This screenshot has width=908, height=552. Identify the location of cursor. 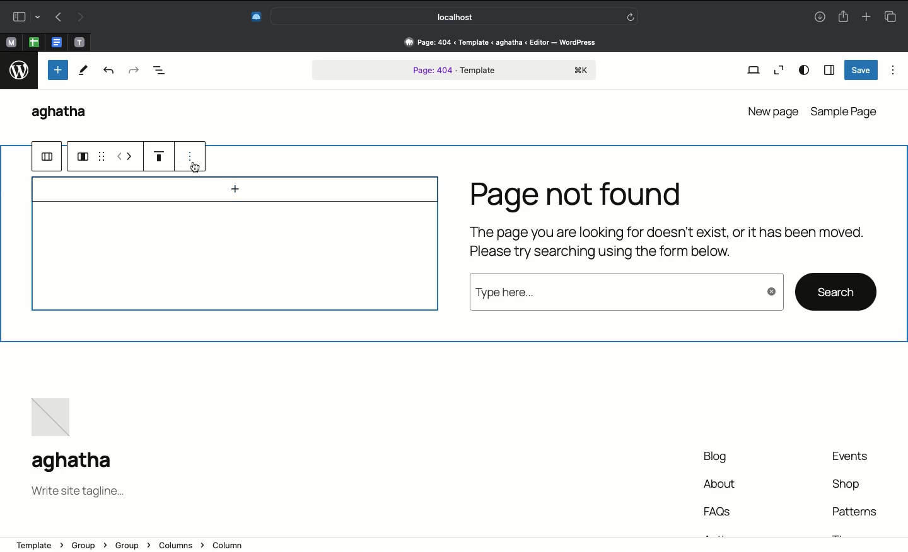
(195, 168).